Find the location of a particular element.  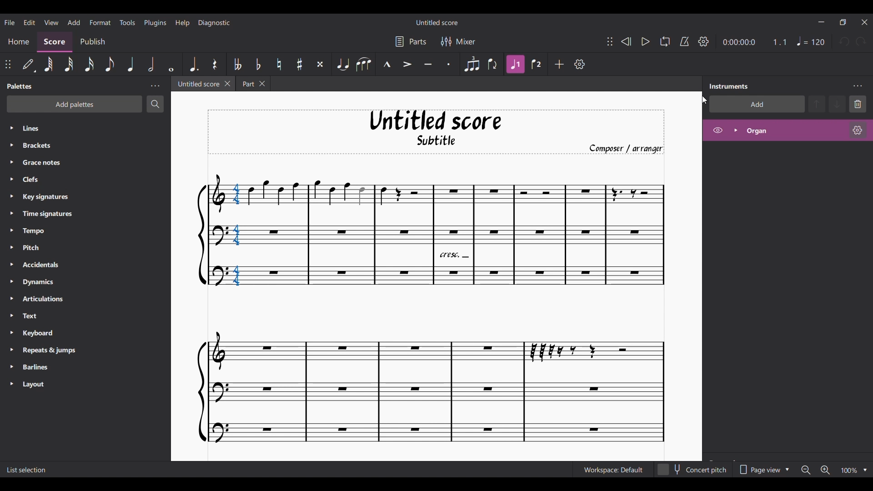

16th note is located at coordinates (89, 65).